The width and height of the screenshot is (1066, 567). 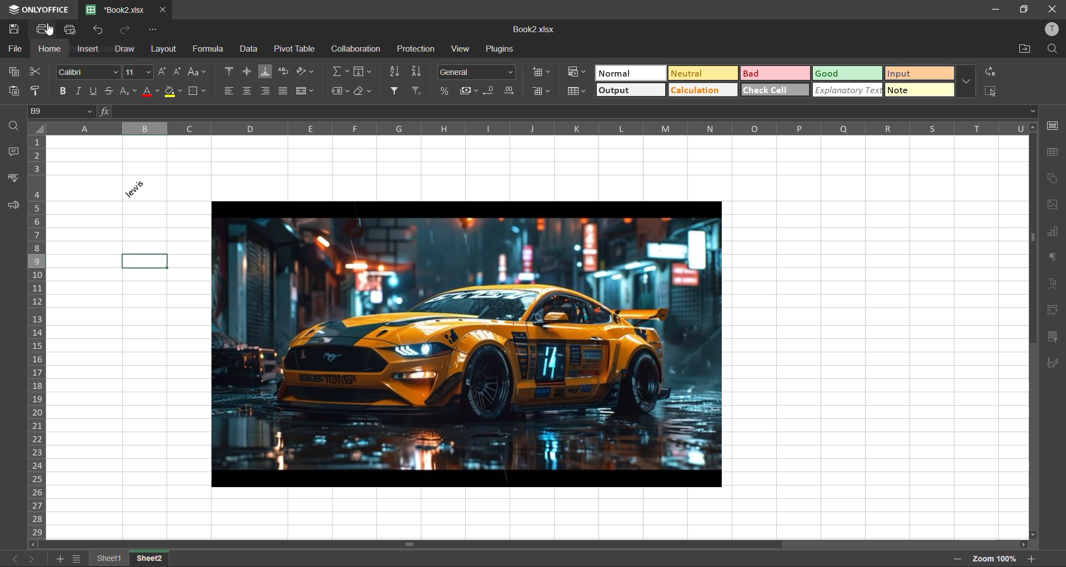 What do you see at coordinates (92, 91) in the screenshot?
I see `underline` at bounding box center [92, 91].